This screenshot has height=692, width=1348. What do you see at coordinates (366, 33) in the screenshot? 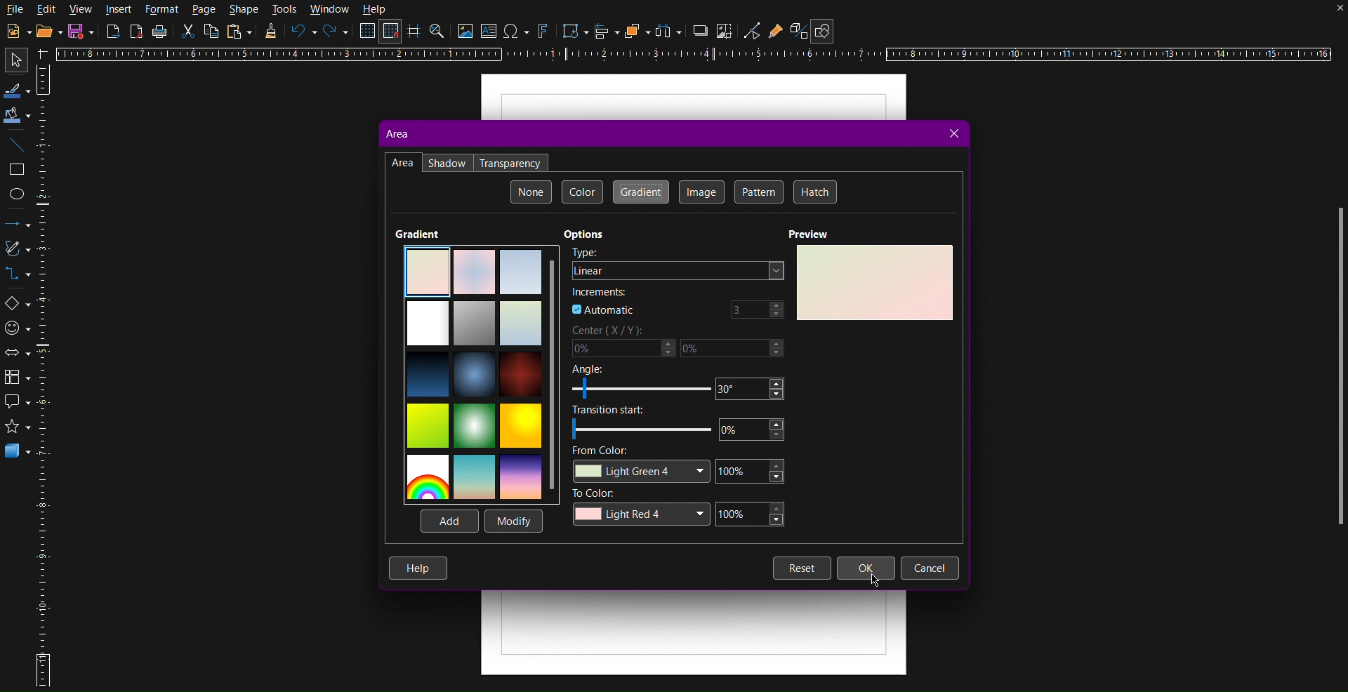
I see `Display Grid` at bounding box center [366, 33].